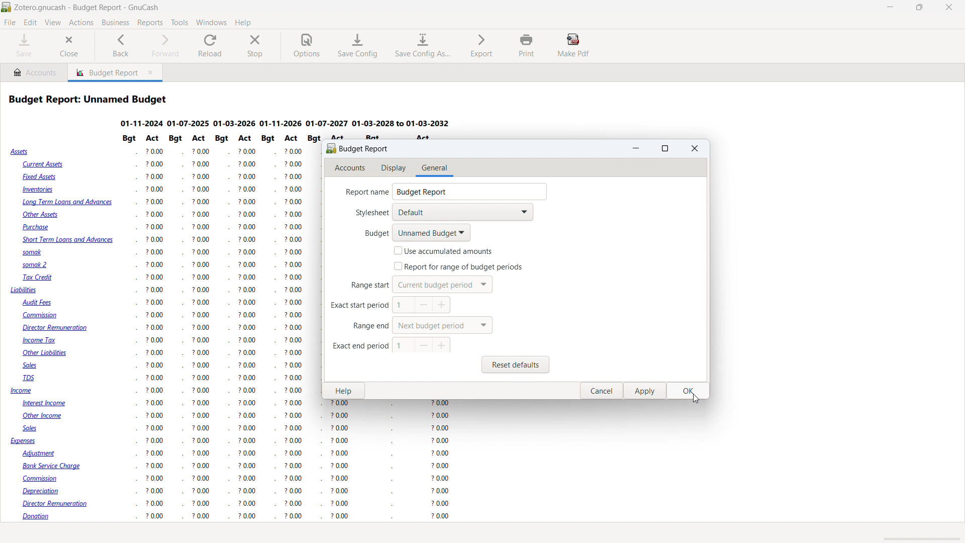 The height and width of the screenshot is (543, 965). What do you see at coordinates (255, 46) in the screenshot?
I see `stop` at bounding box center [255, 46].